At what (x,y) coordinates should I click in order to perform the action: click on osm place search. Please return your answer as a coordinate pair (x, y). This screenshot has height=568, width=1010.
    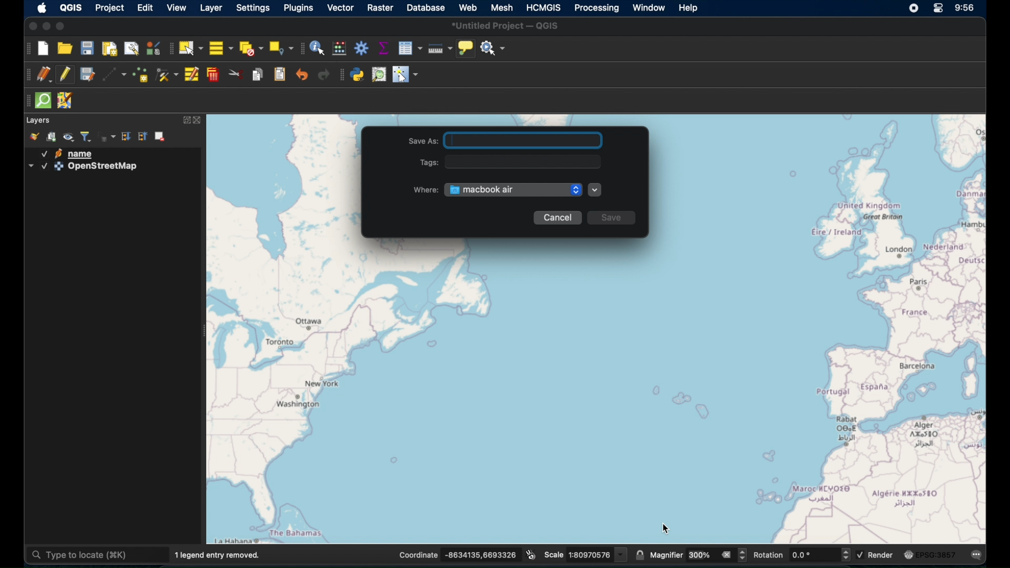
    Looking at the image, I should click on (379, 75).